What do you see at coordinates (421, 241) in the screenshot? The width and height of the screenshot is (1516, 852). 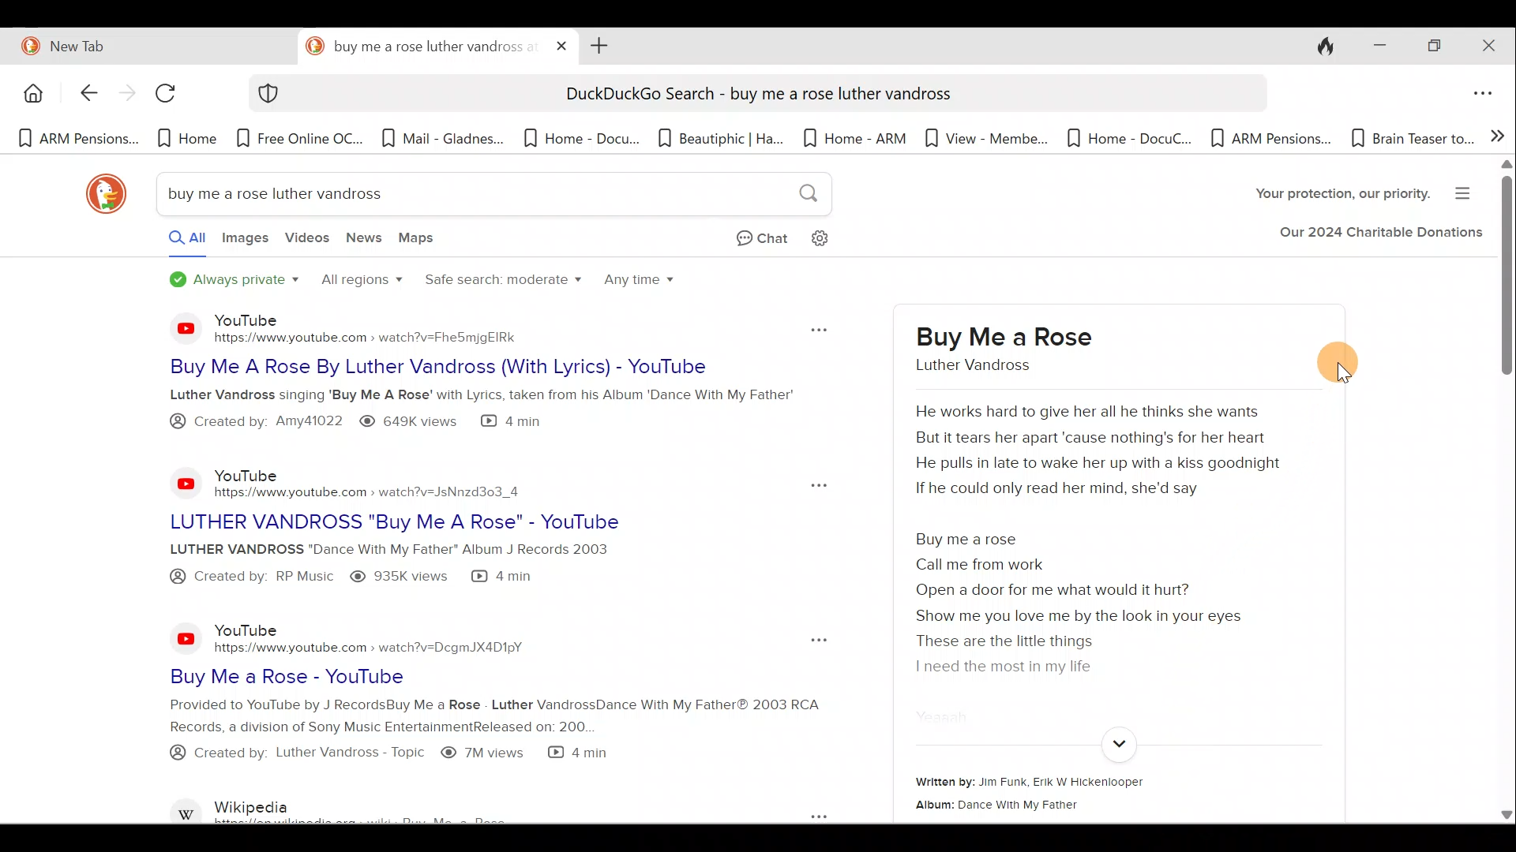 I see `Maps` at bounding box center [421, 241].